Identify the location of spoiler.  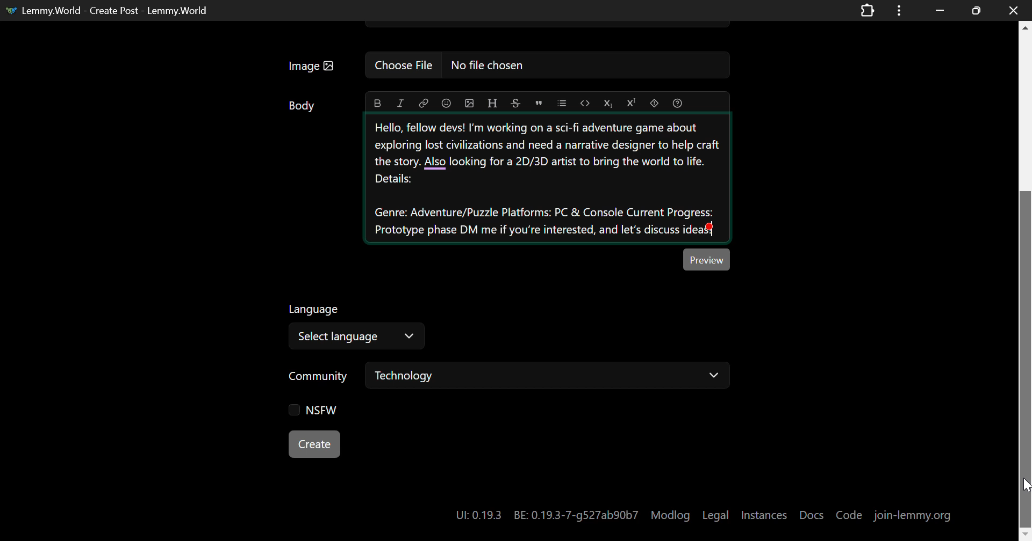
(654, 103).